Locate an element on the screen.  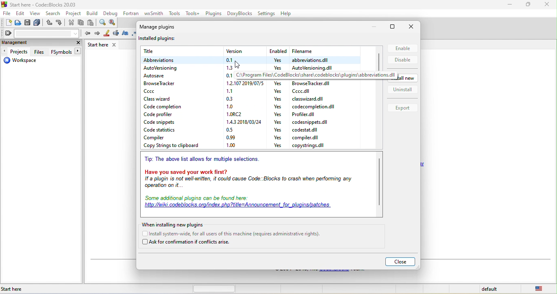
yes is located at coordinates (277, 114).